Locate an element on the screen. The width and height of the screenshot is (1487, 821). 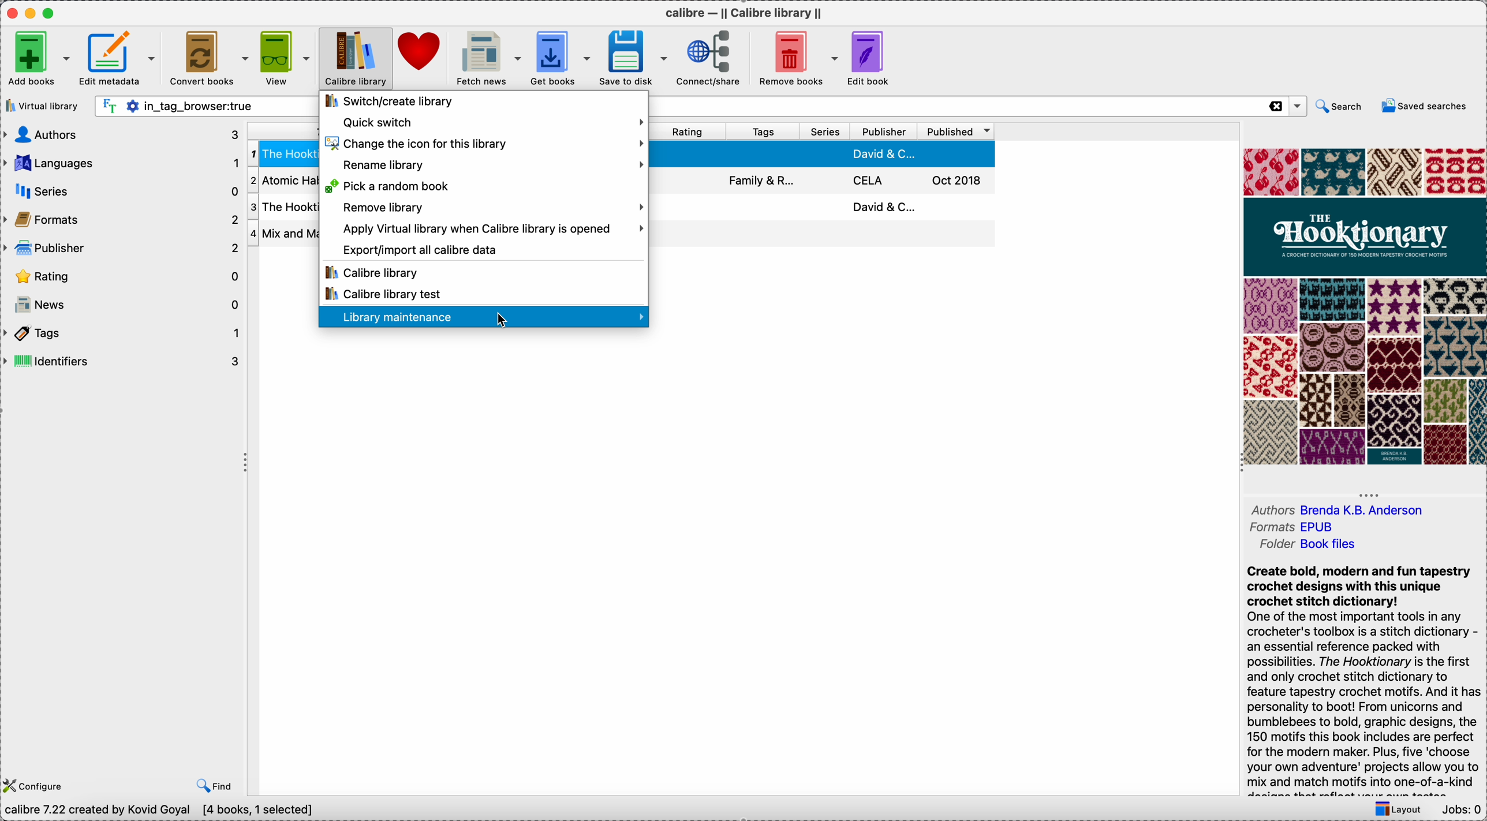
virtual library is located at coordinates (42, 105).